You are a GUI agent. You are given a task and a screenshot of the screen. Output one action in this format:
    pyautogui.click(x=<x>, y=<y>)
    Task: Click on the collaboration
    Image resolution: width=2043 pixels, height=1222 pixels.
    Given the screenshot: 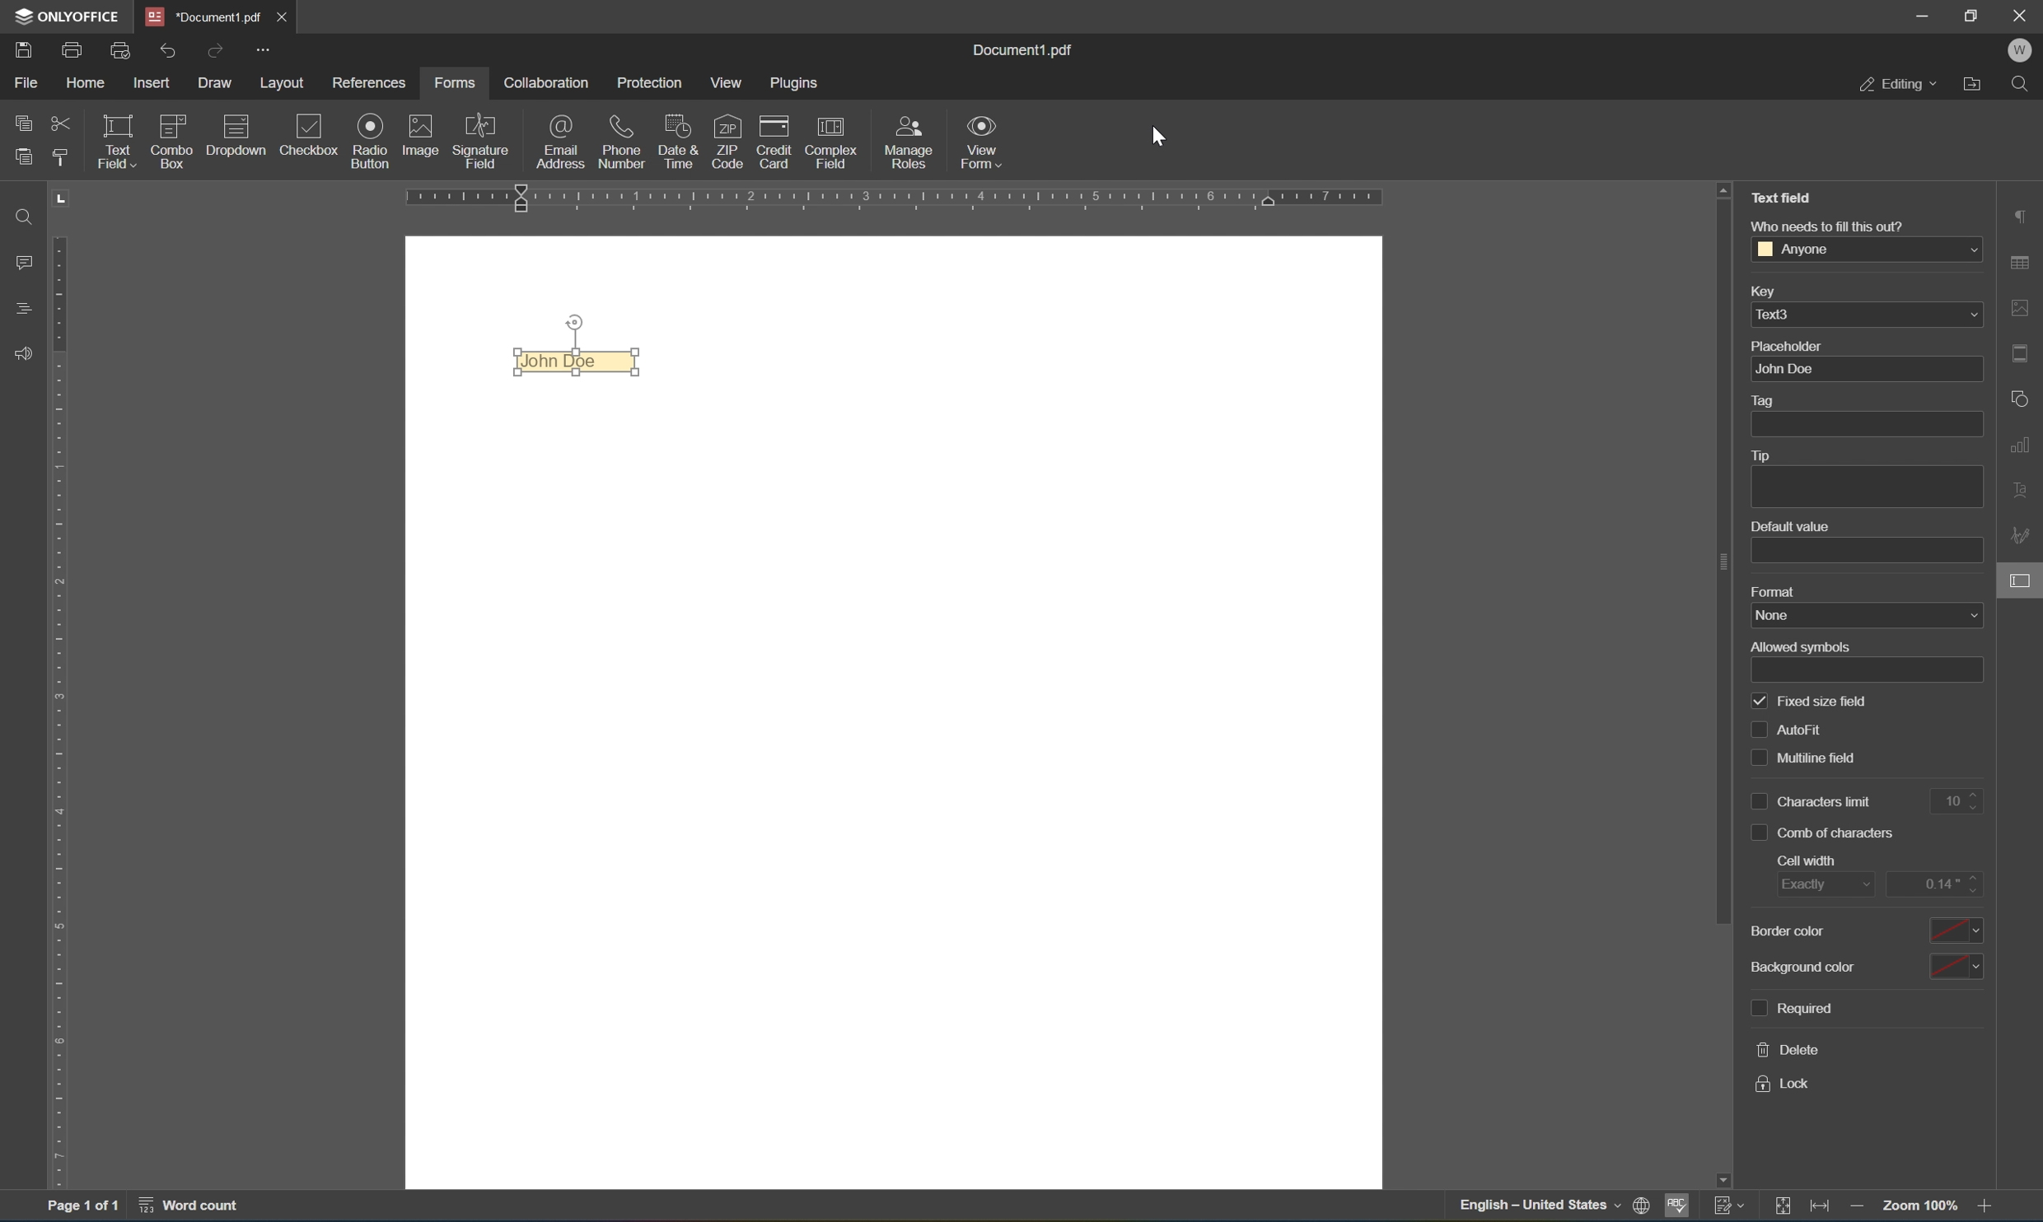 What is the action you would take?
    pyautogui.click(x=550, y=82)
    